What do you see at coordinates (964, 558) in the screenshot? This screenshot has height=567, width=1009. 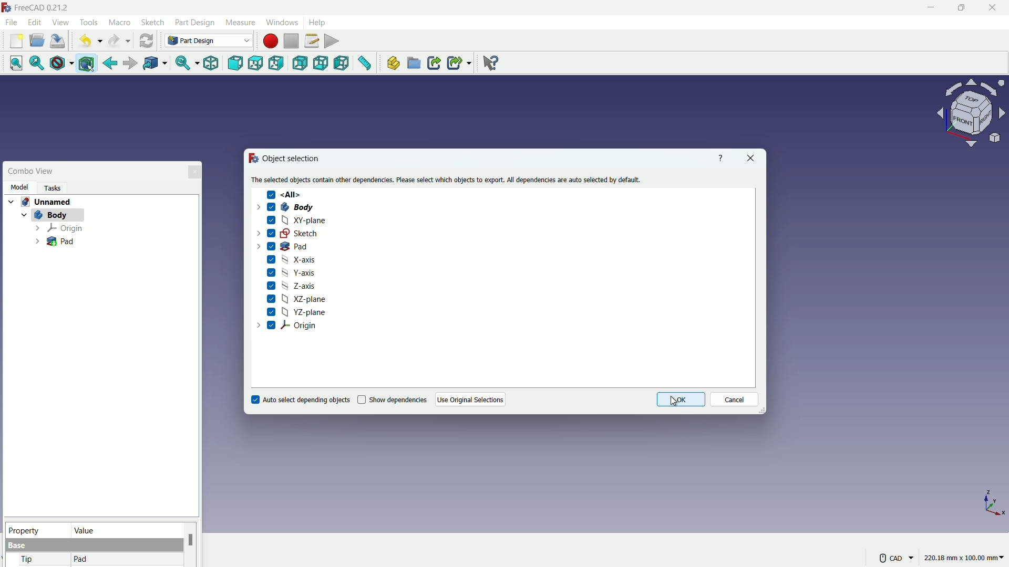 I see `220.18 mm x 100.00 mm~` at bounding box center [964, 558].